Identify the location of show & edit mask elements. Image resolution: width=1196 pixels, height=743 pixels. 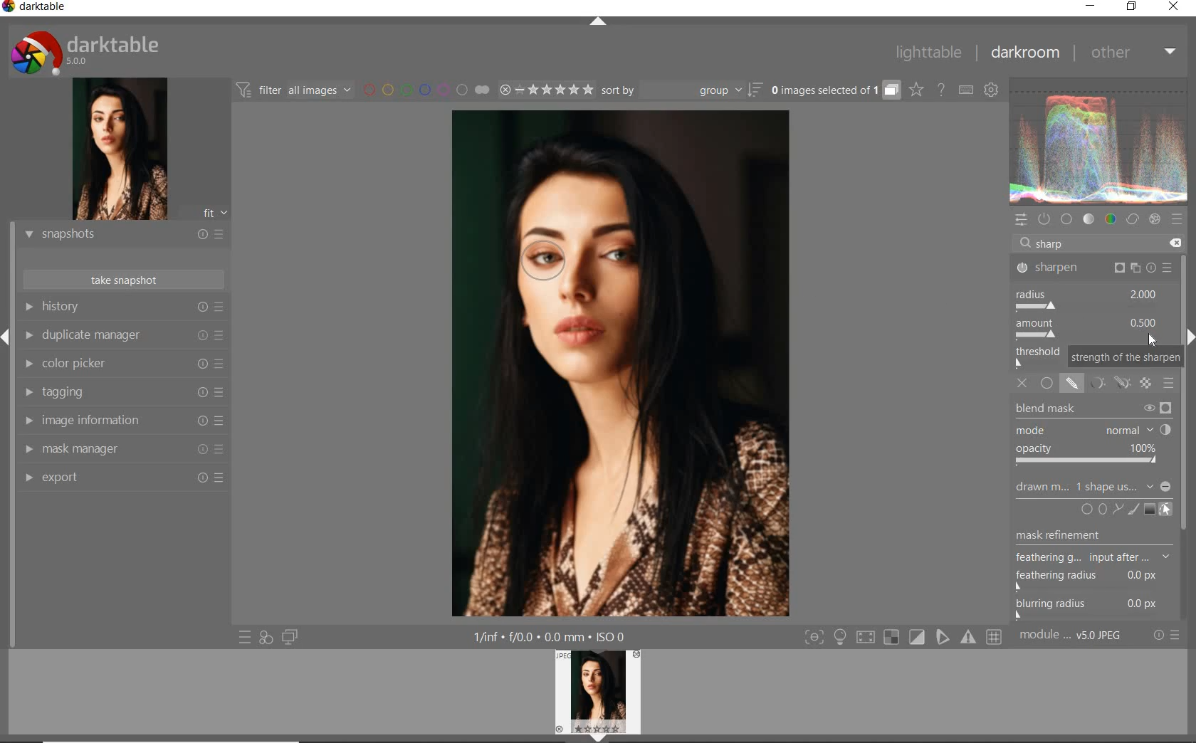
(1166, 510).